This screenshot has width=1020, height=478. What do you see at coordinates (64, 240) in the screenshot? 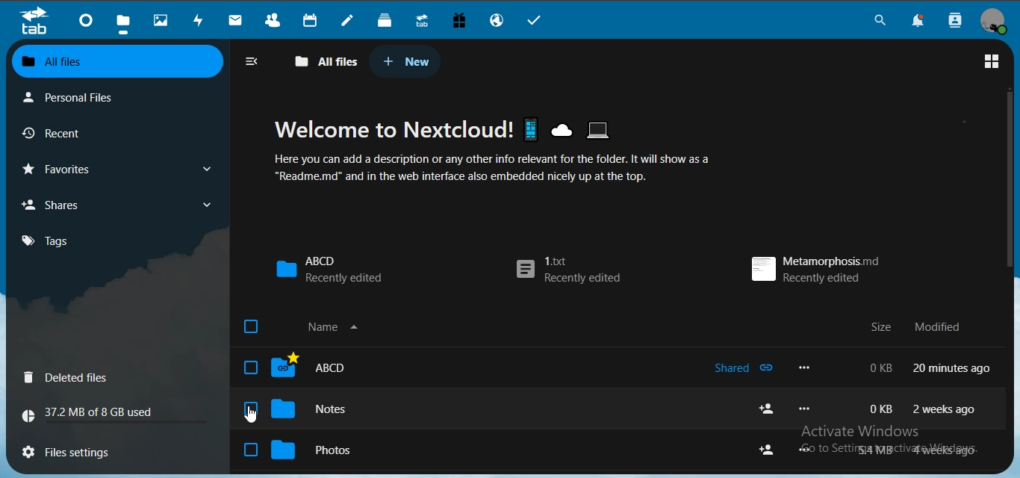
I see `tags` at bounding box center [64, 240].